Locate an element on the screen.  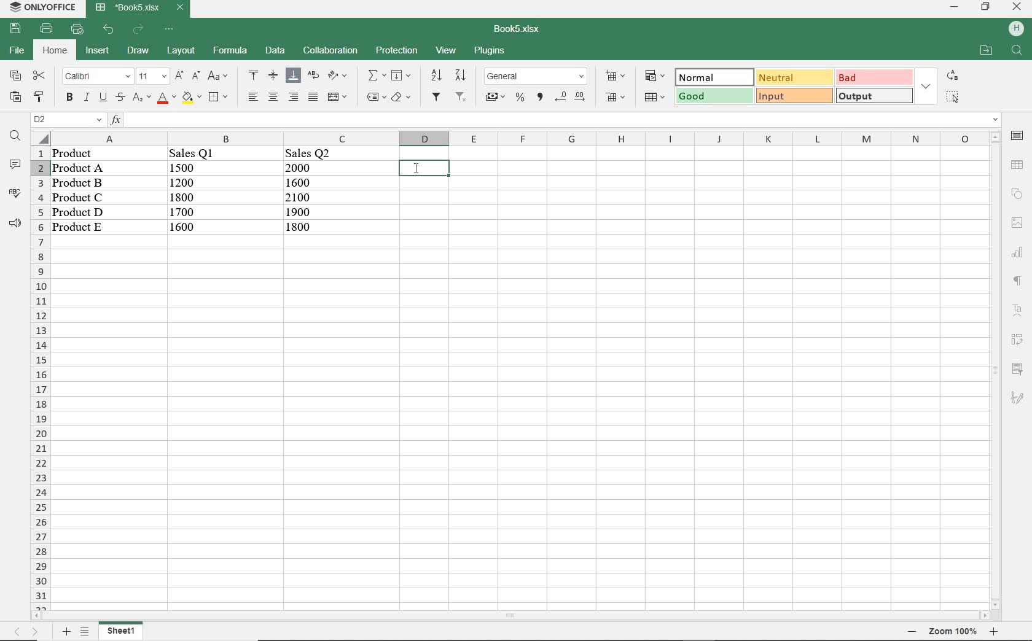
draw is located at coordinates (138, 50).